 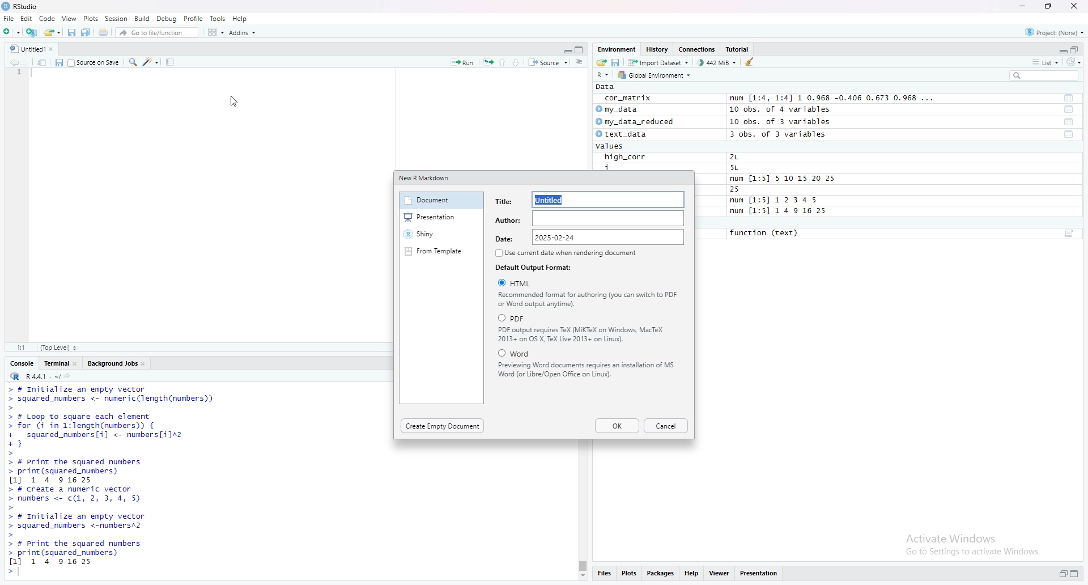 What do you see at coordinates (31, 378) in the screenshot?
I see `R 4.4.1 ~/` at bounding box center [31, 378].